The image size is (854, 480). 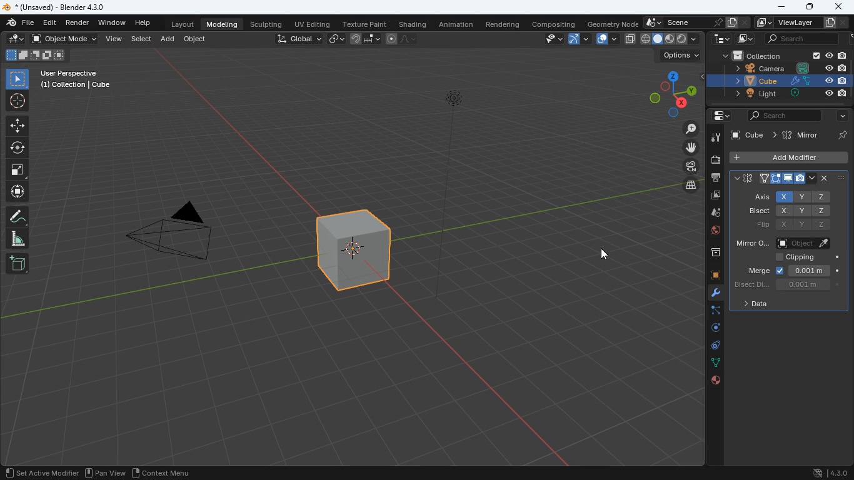 What do you see at coordinates (715, 196) in the screenshot?
I see `image` at bounding box center [715, 196].